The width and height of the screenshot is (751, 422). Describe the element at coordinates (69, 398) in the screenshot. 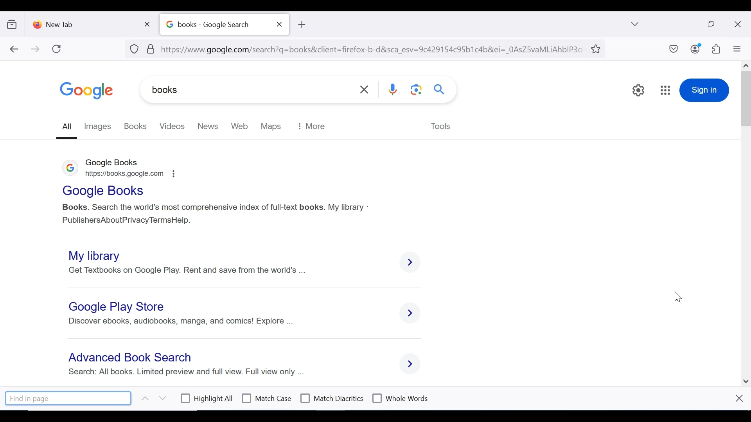

I see `find in page` at that location.